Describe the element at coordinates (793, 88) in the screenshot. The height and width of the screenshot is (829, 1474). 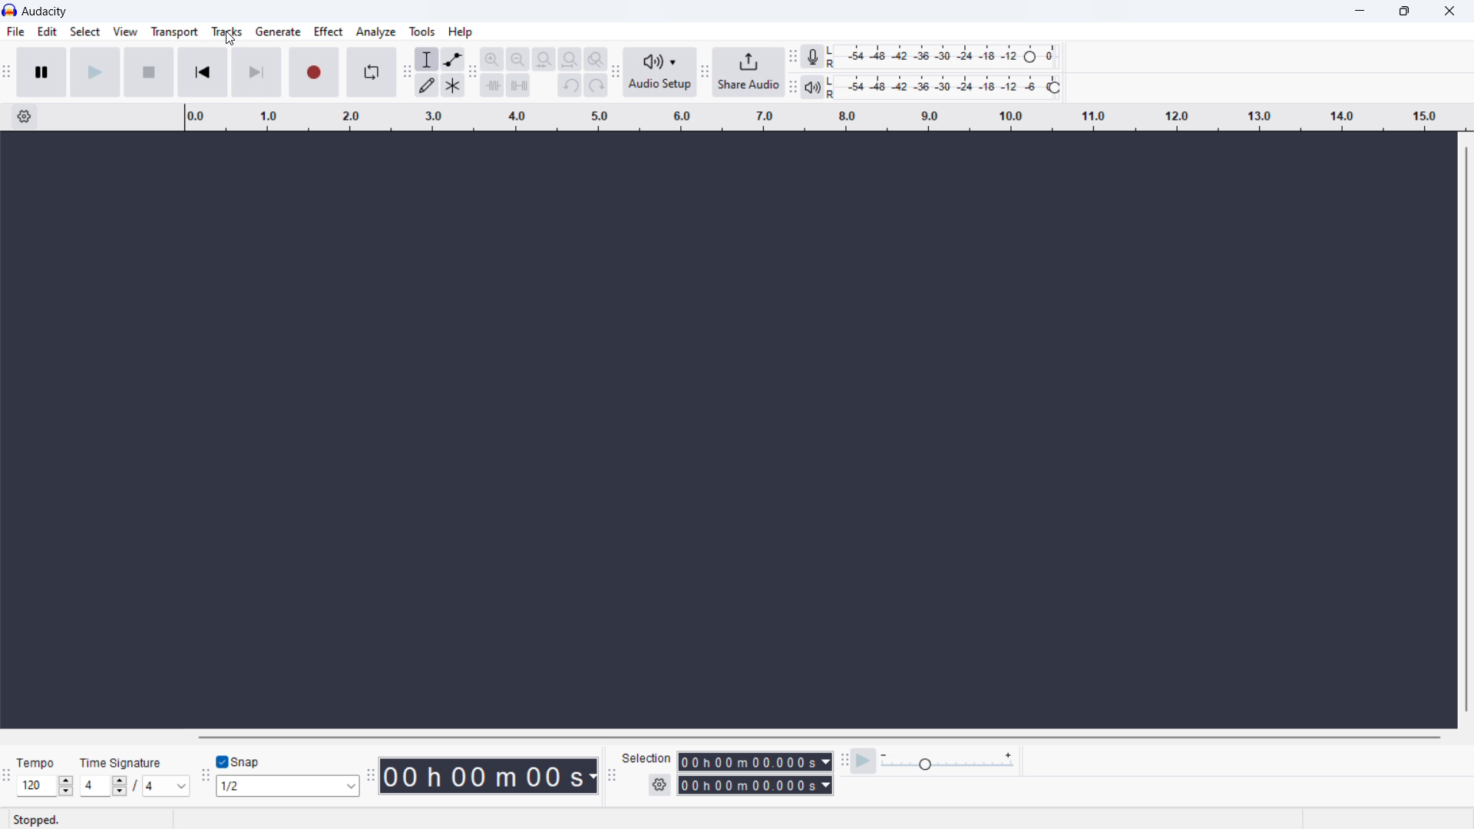
I see `playback meter toolbar` at that location.